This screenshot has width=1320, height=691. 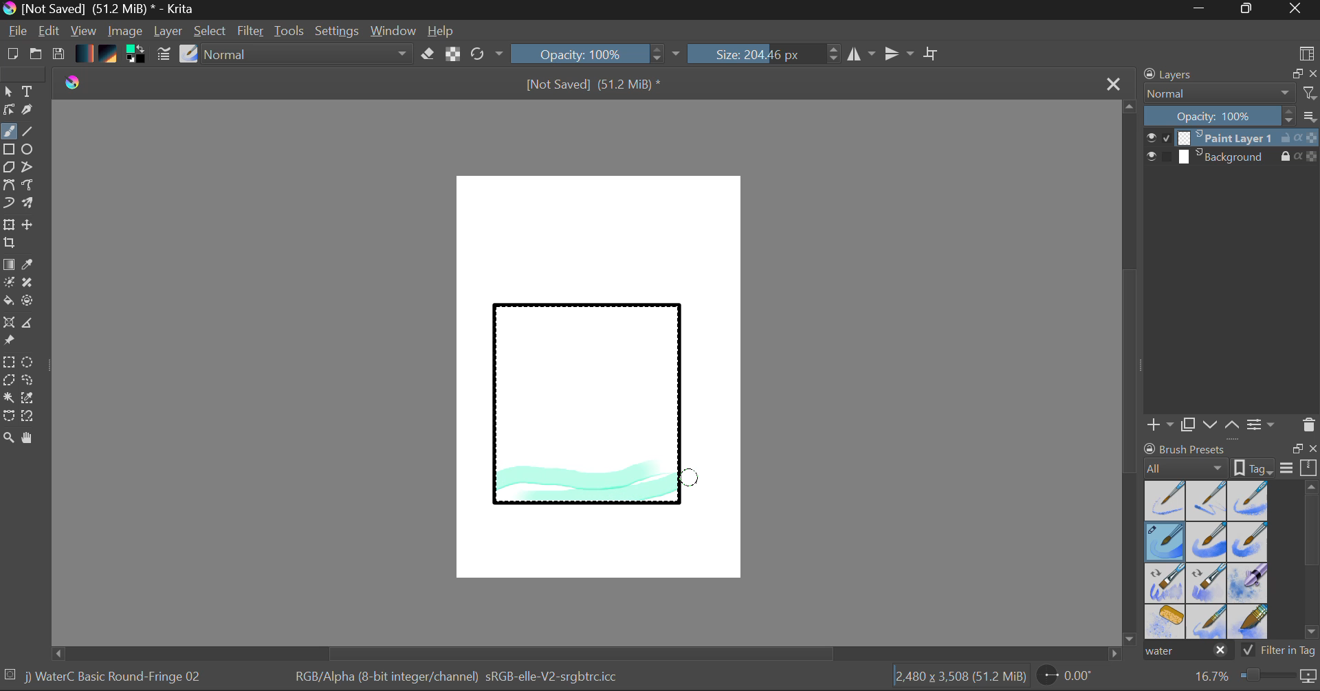 What do you see at coordinates (1166, 583) in the screenshot?
I see `Water C - Grain Tilt` at bounding box center [1166, 583].